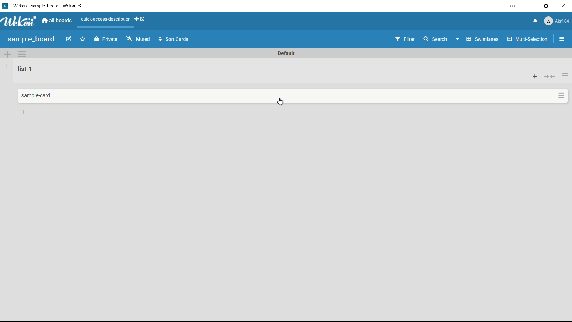  I want to click on add card bottom, so click(24, 112).